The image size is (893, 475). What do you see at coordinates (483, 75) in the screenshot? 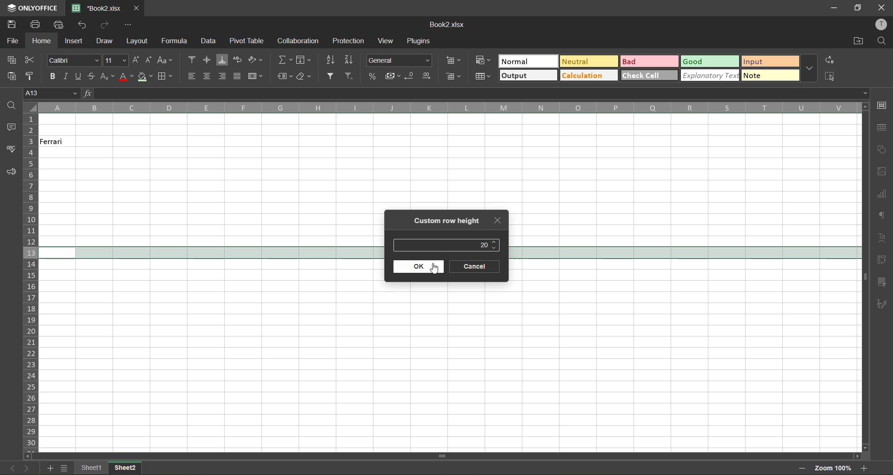
I see `format as table` at bounding box center [483, 75].